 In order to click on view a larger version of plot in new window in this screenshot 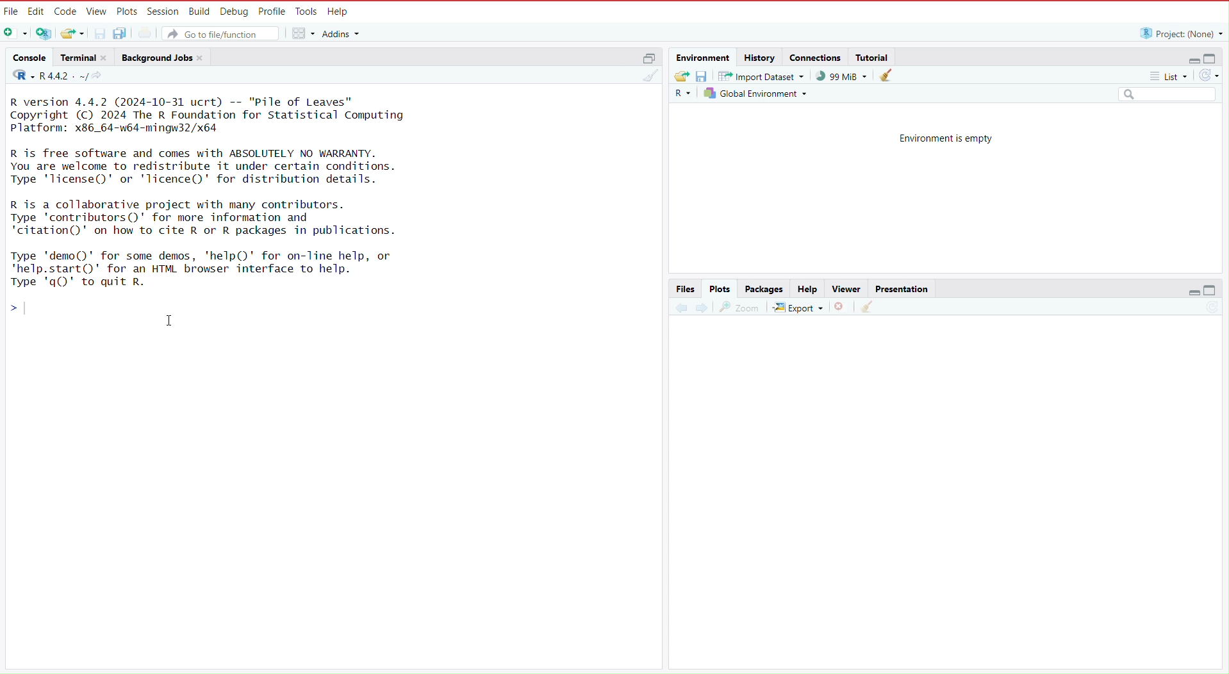, I will do `click(740, 307)`.